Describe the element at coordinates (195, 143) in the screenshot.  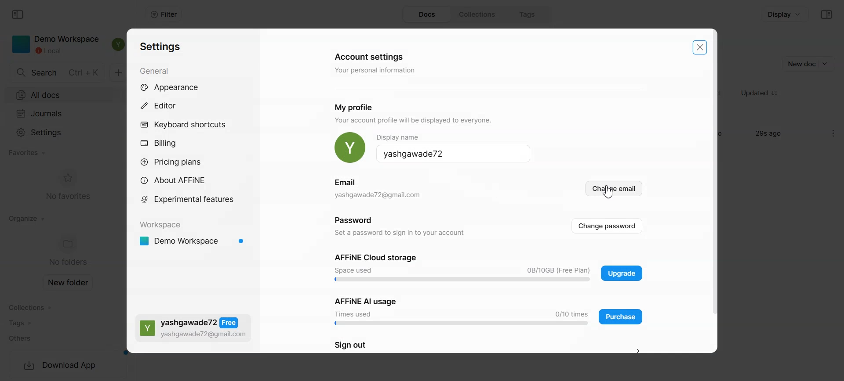
I see `Billing` at that location.